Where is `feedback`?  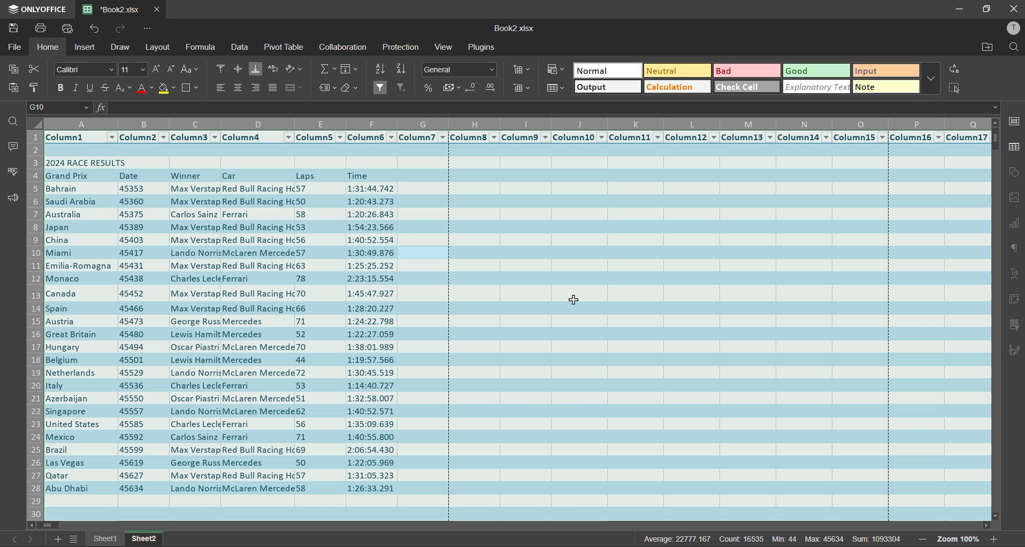
feedback is located at coordinates (12, 199).